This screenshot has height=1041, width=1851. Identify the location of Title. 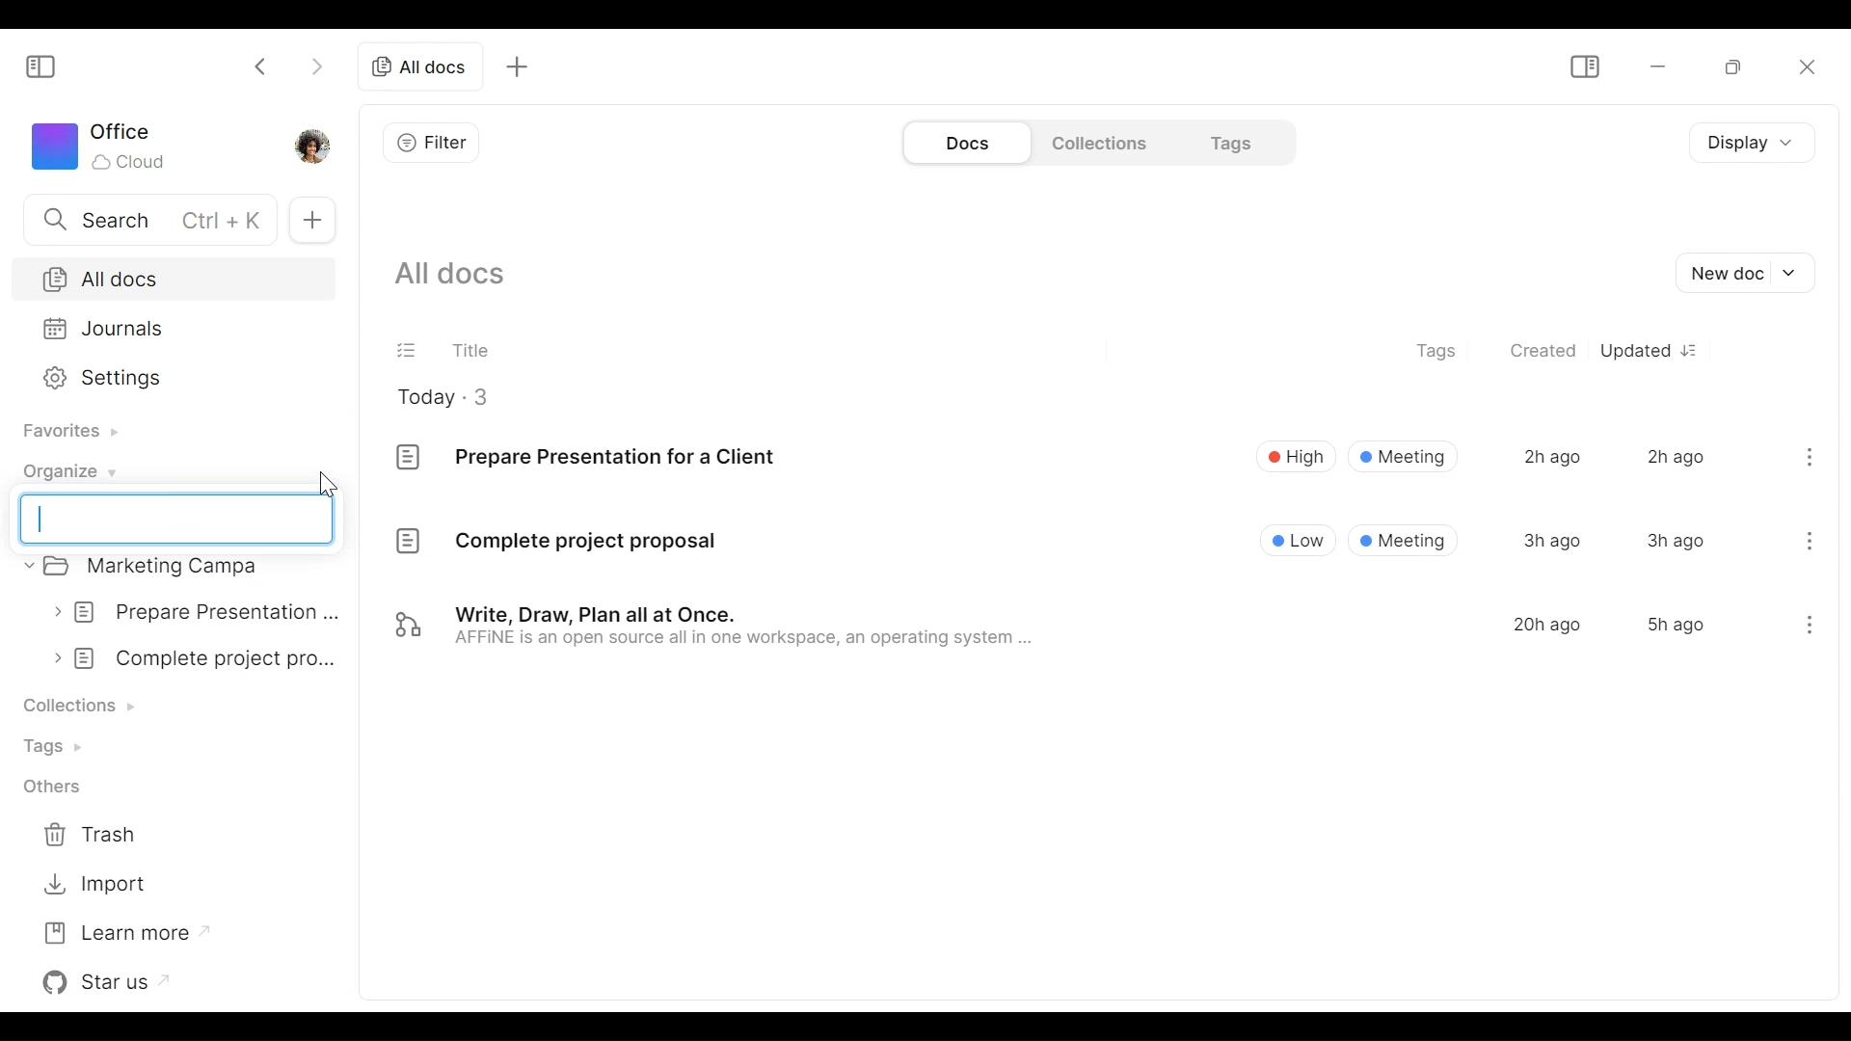
(471, 346).